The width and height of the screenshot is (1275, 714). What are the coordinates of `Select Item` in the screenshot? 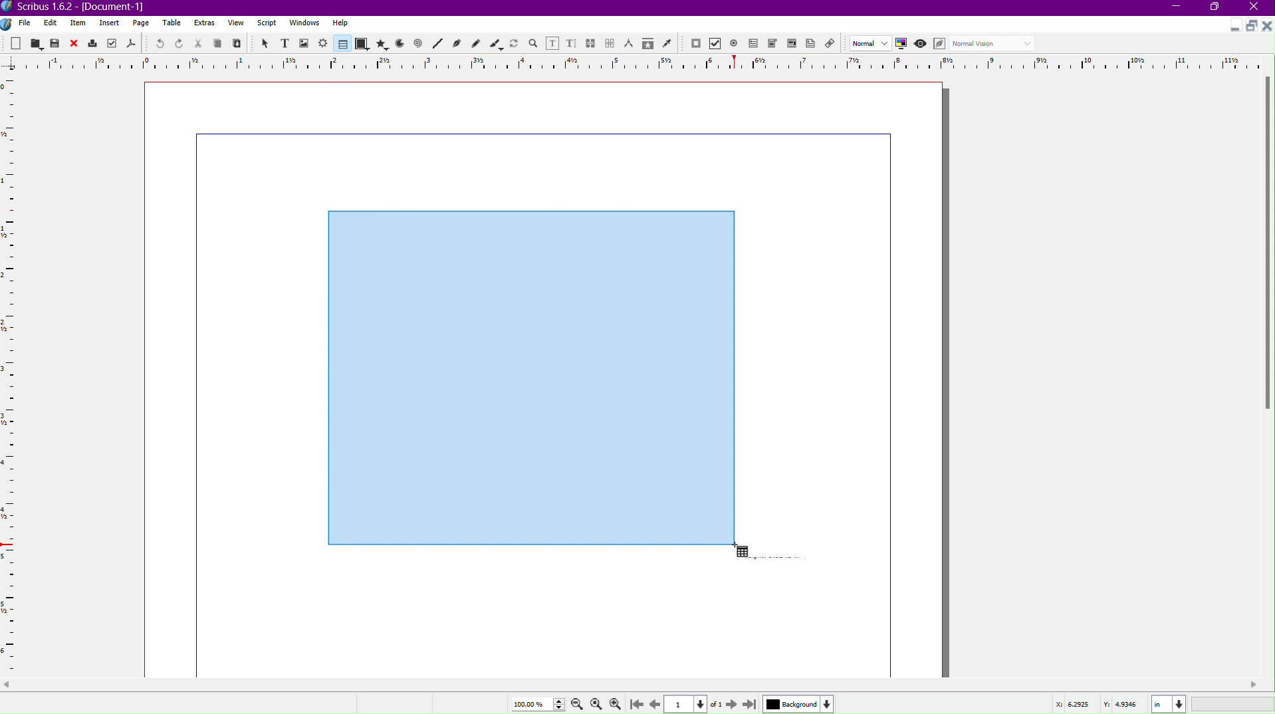 It's located at (264, 43).